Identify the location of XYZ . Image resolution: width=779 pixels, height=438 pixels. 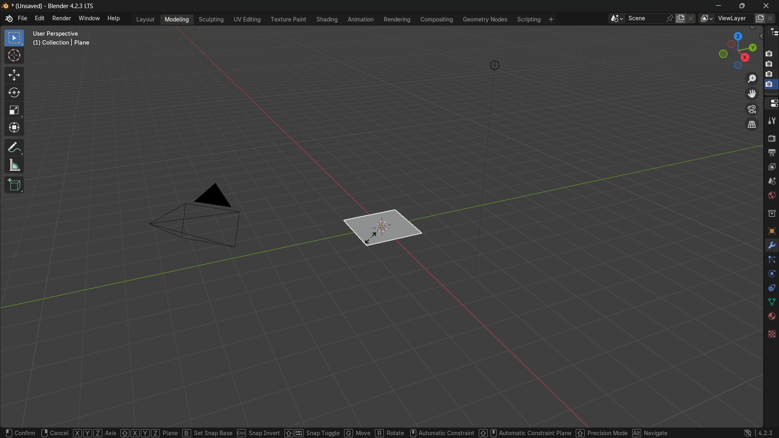
(139, 431).